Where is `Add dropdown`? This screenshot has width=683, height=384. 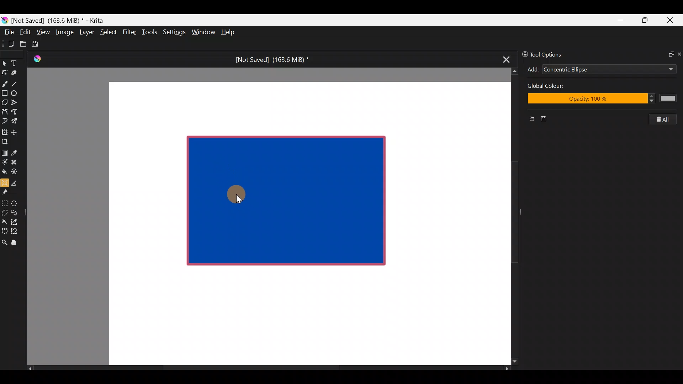 Add dropdown is located at coordinates (661, 69).